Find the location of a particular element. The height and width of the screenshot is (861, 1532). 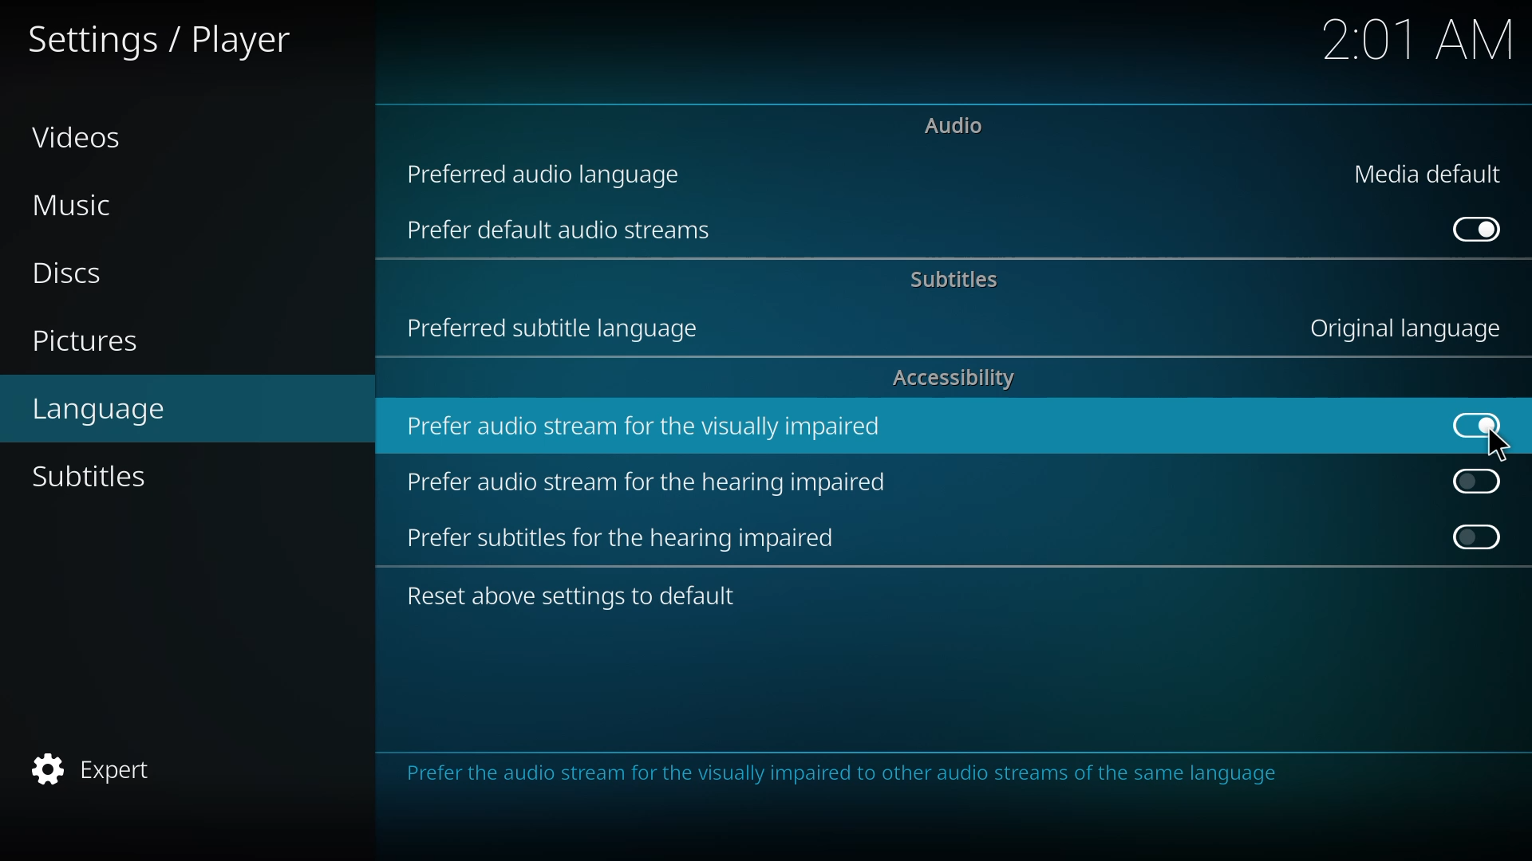

videos is located at coordinates (74, 136).